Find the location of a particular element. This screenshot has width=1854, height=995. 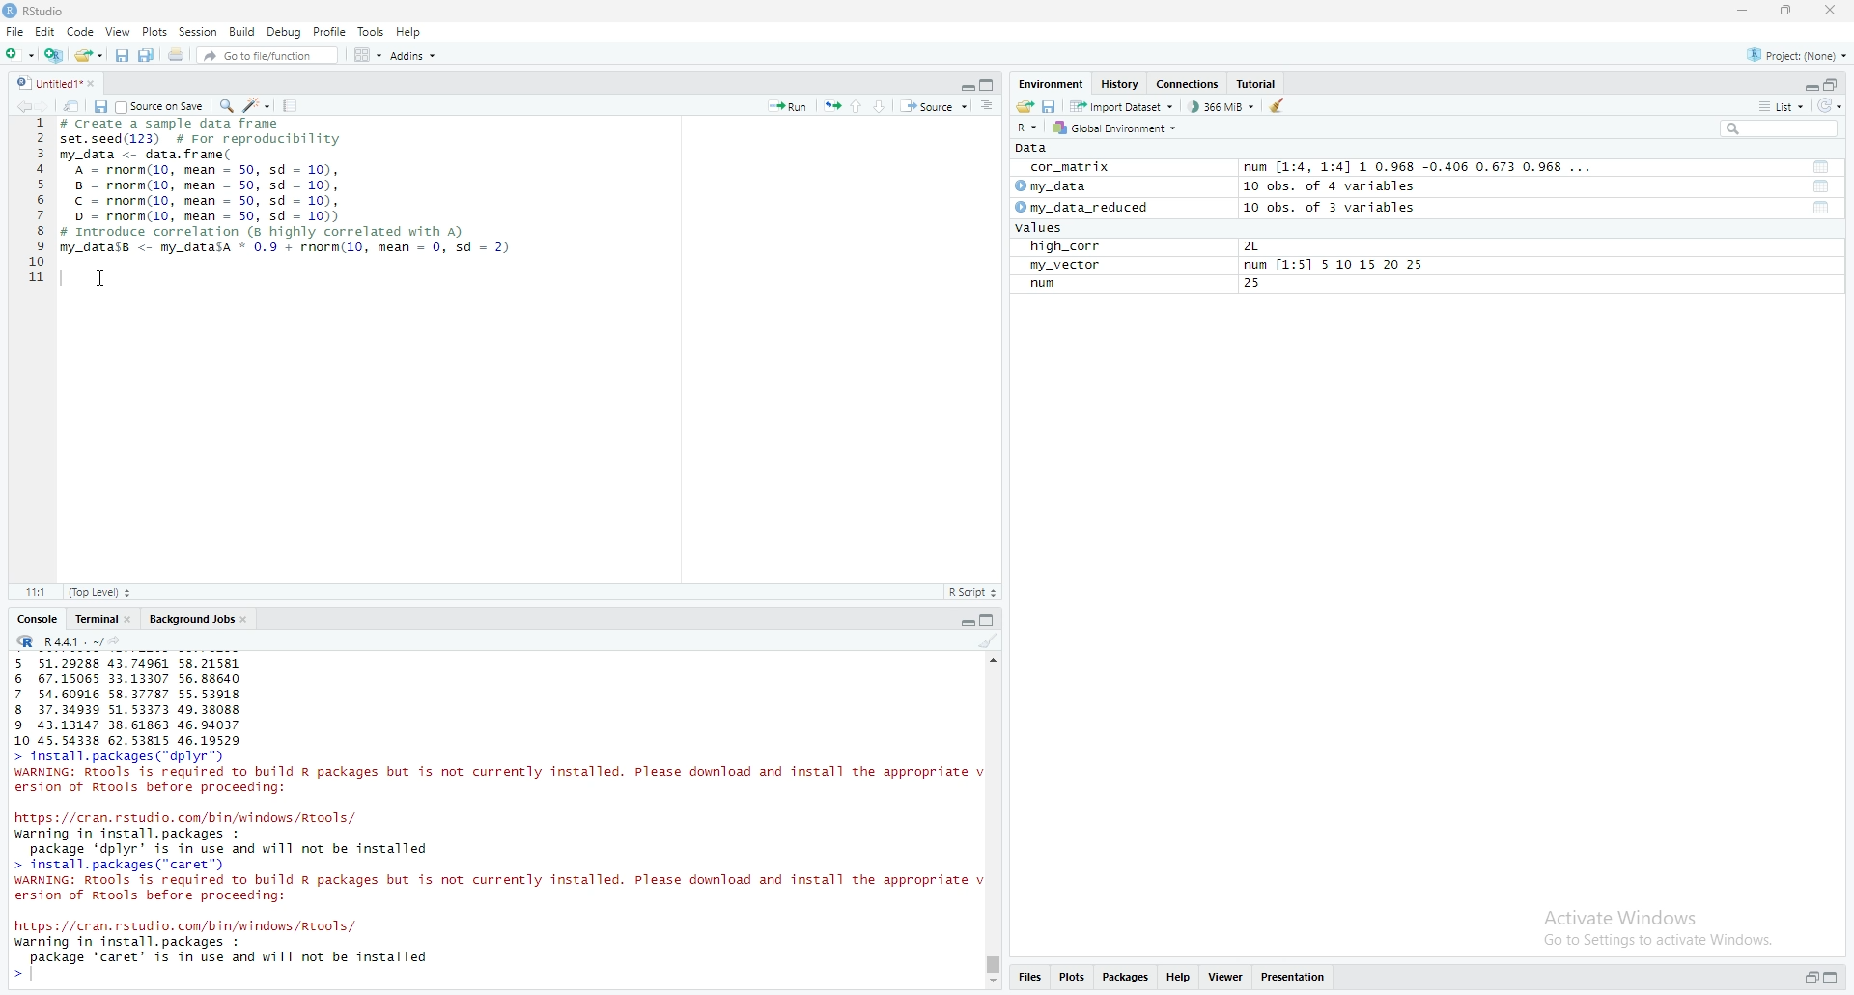

close is located at coordinates (246, 620).